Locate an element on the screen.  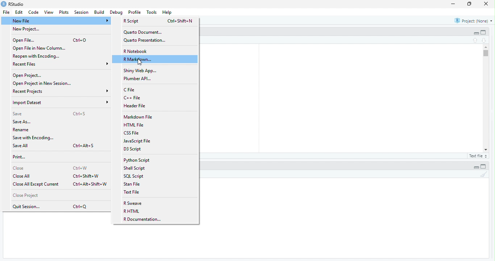
Ctrl+0O is located at coordinates (80, 40).